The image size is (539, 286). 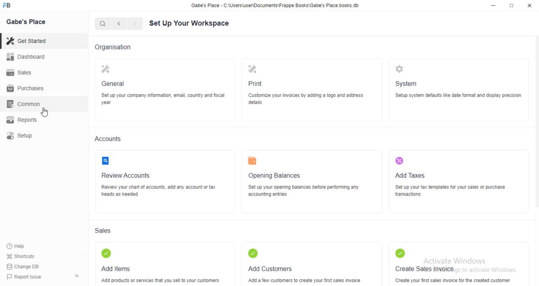 What do you see at coordinates (45, 112) in the screenshot?
I see `cursor` at bounding box center [45, 112].